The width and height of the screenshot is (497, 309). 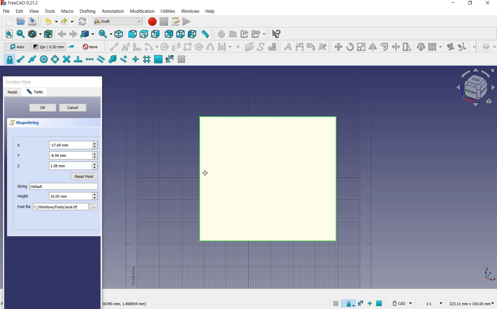 What do you see at coordinates (466, 47) in the screenshot?
I see `subelement highlight` at bounding box center [466, 47].